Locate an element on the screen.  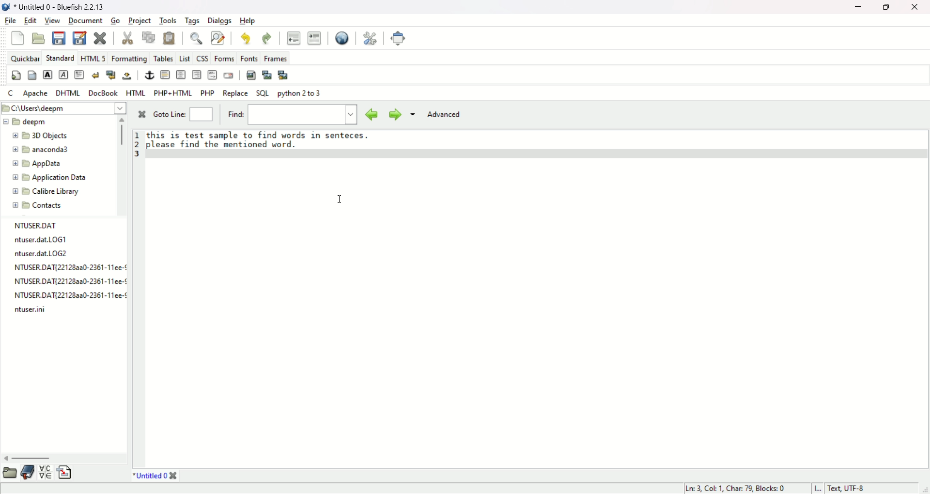
dialogs is located at coordinates (219, 20).